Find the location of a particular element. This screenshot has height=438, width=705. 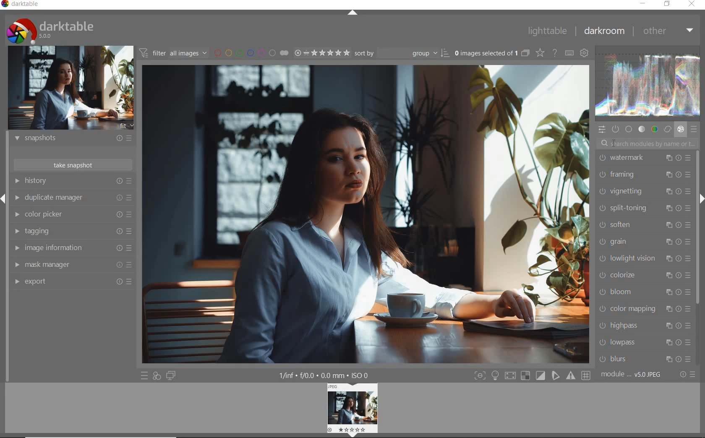

image information is located at coordinates (74, 247).